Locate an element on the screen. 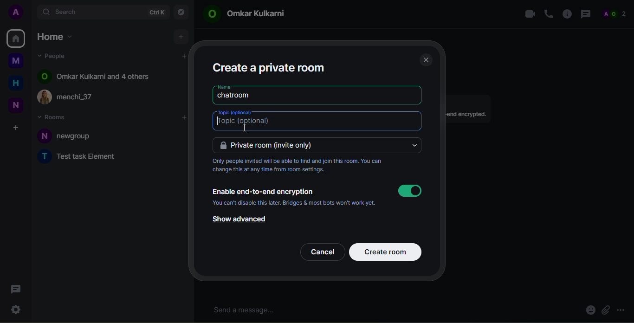 The height and width of the screenshot is (323, 634). close is located at coordinates (426, 59).